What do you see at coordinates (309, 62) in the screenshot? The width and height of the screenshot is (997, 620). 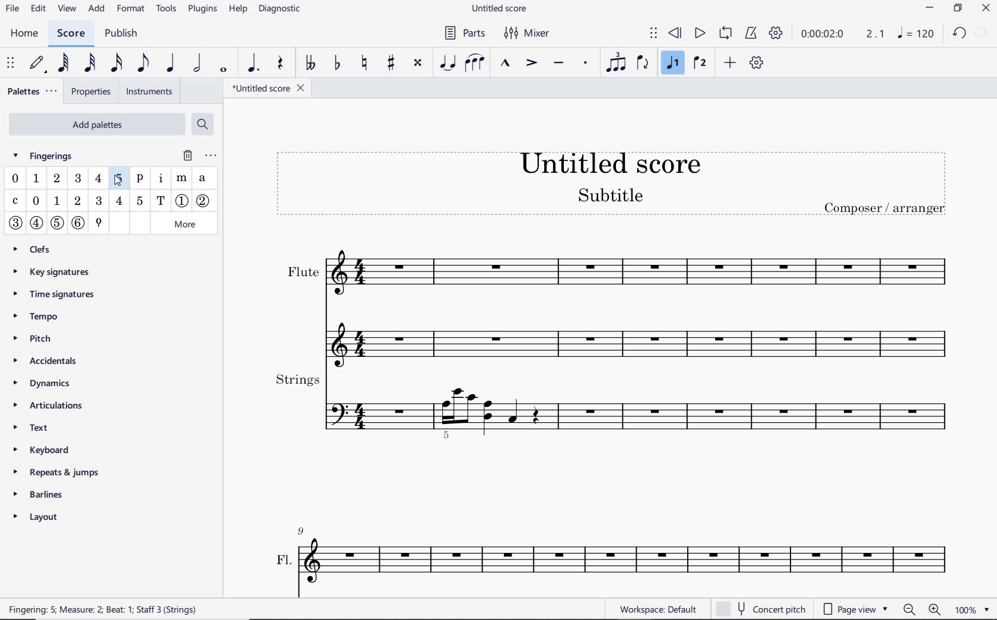 I see `toggle double-flat` at bounding box center [309, 62].